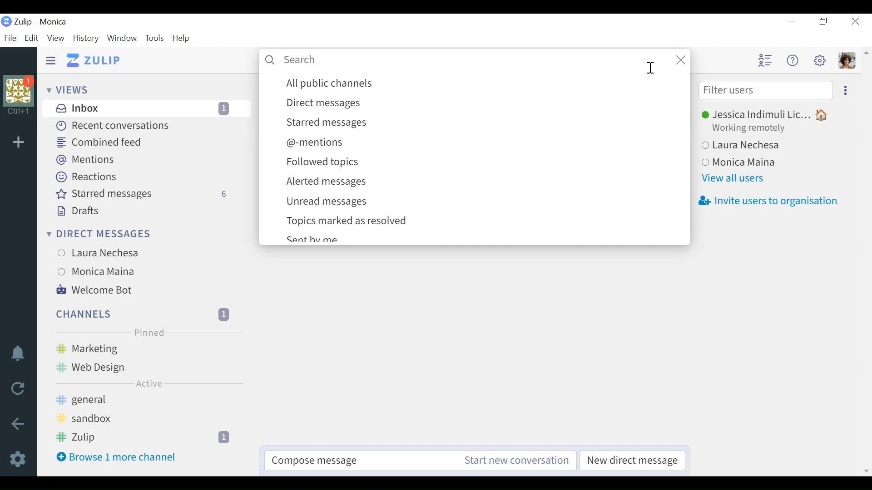 This screenshot has height=490, width=872. I want to click on Marketing, so click(148, 348).